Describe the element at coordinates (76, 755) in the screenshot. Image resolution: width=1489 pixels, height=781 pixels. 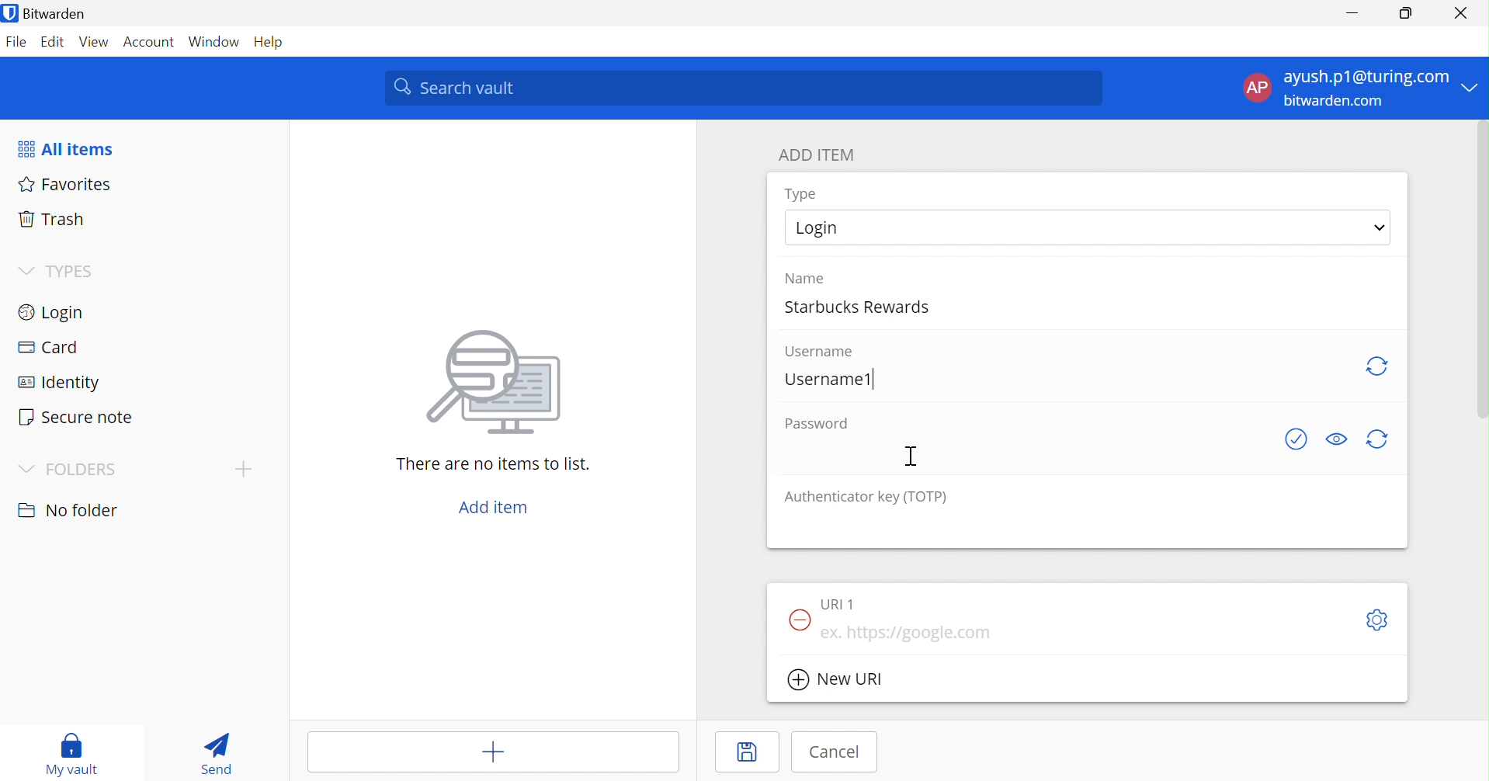
I see `My vault` at that location.